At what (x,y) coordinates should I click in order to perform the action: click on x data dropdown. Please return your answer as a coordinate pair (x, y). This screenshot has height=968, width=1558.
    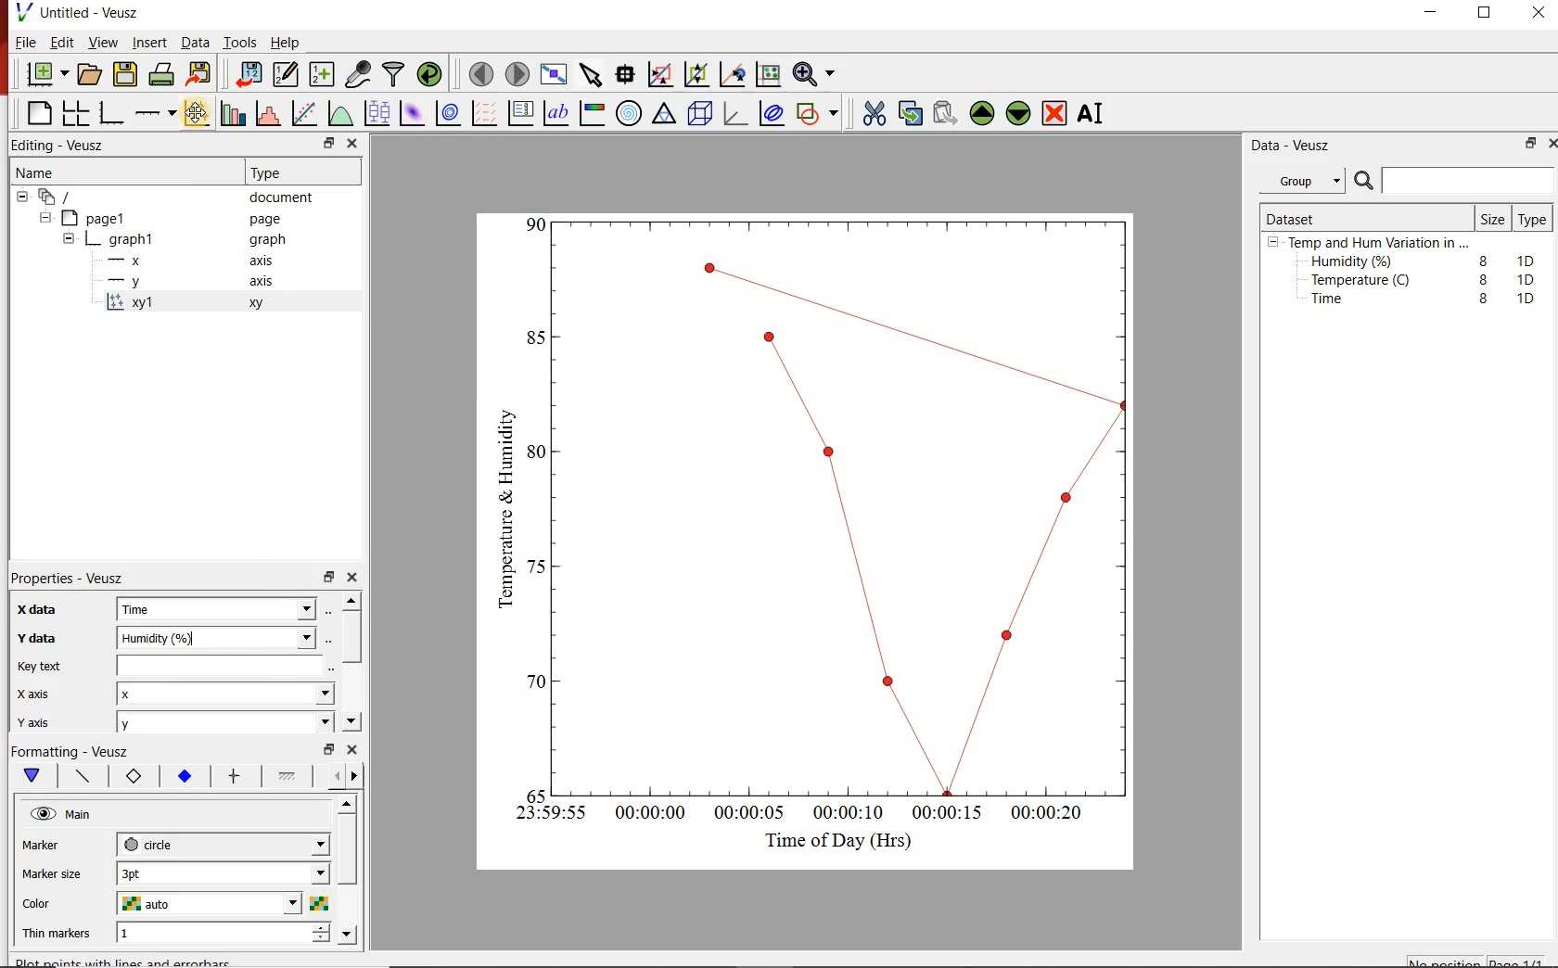
    Looking at the image, I should click on (279, 608).